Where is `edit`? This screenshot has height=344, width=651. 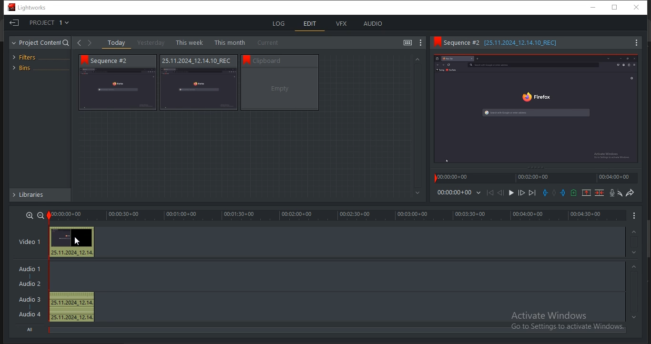 edit is located at coordinates (311, 23).